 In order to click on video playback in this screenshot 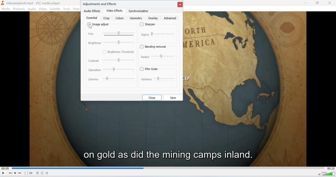, I will do `click(168, 134)`.